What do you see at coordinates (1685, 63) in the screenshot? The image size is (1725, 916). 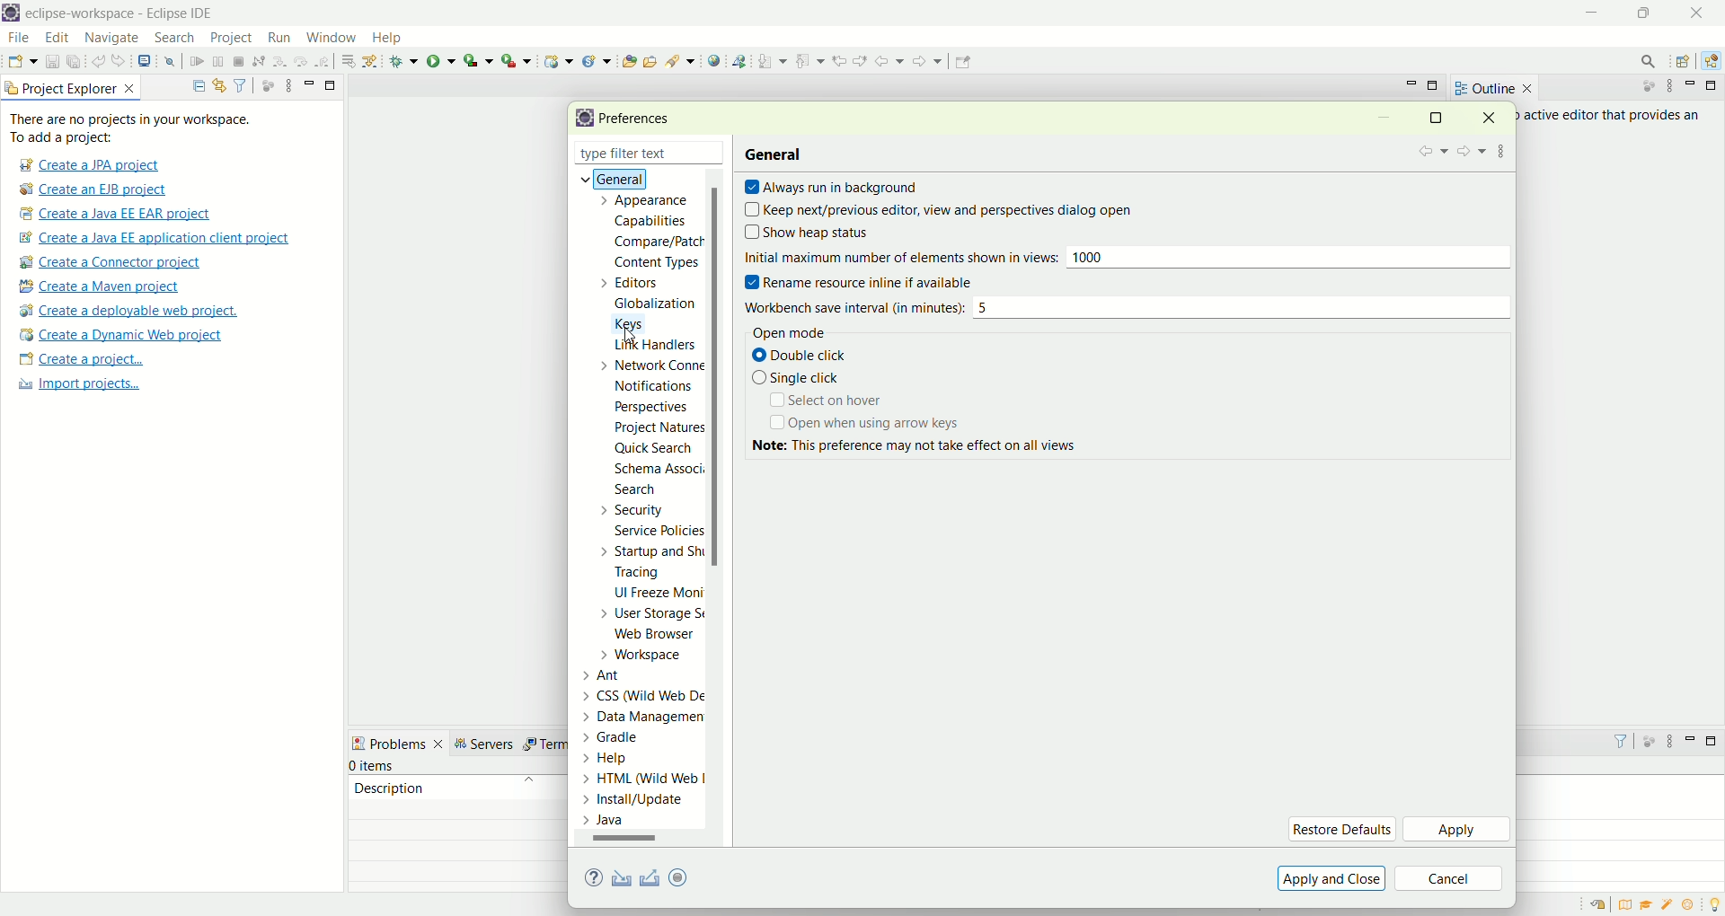 I see `open perspective` at bounding box center [1685, 63].